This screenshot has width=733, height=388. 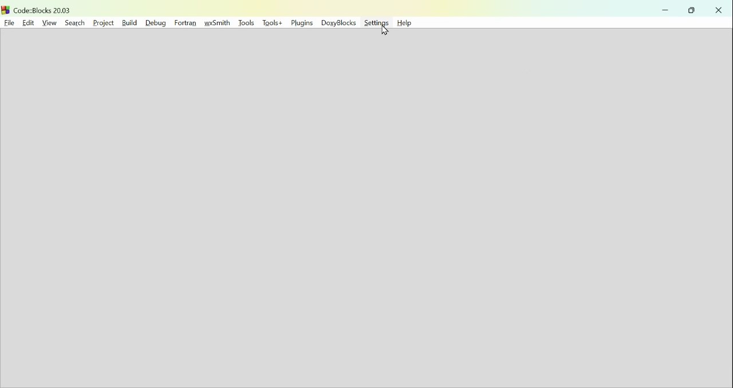 What do you see at coordinates (128, 22) in the screenshot?
I see `build` at bounding box center [128, 22].